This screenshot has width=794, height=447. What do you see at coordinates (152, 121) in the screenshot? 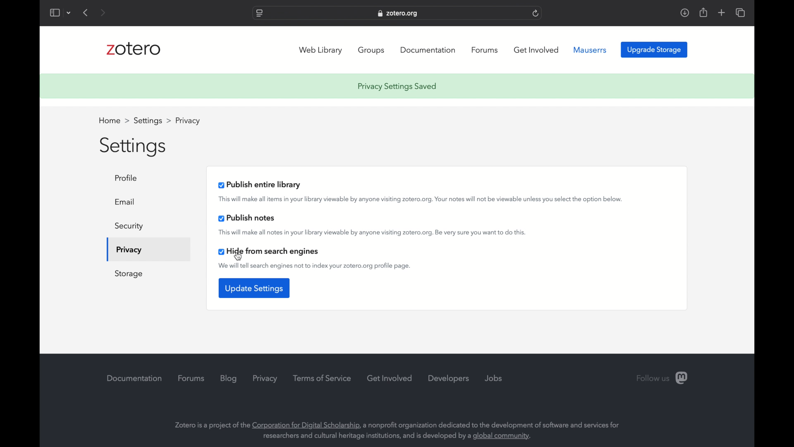
I see `settings` at bounding box center [152, 121].